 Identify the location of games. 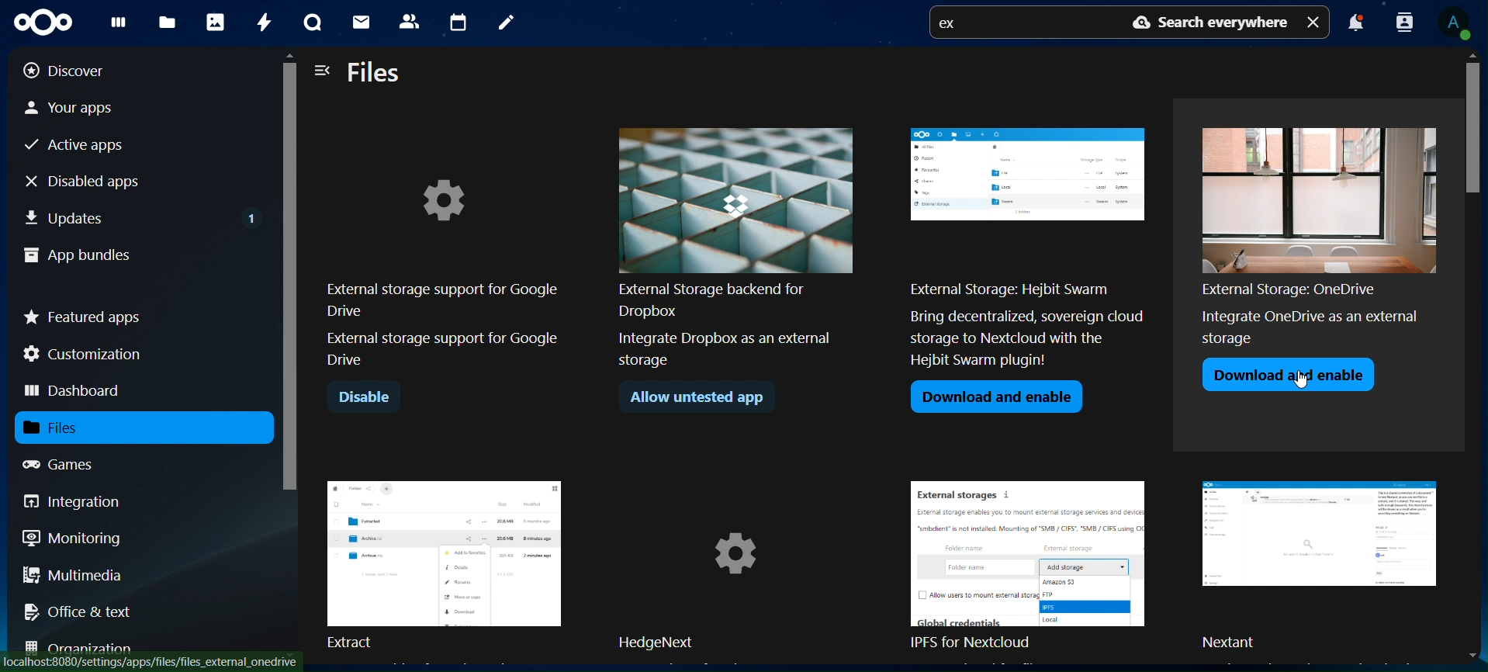
(73, 464).